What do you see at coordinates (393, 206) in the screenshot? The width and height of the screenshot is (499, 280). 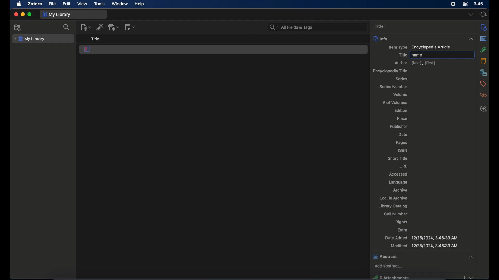 I see `library catalog` at bounding box center [393, 206].